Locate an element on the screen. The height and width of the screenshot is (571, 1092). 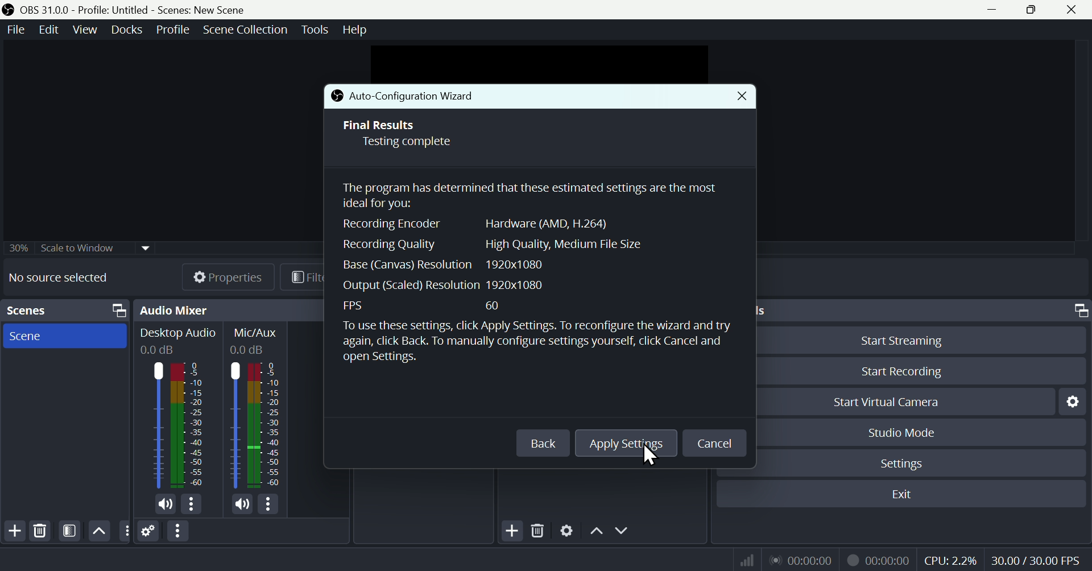
options is located at coordinates (191, 504).